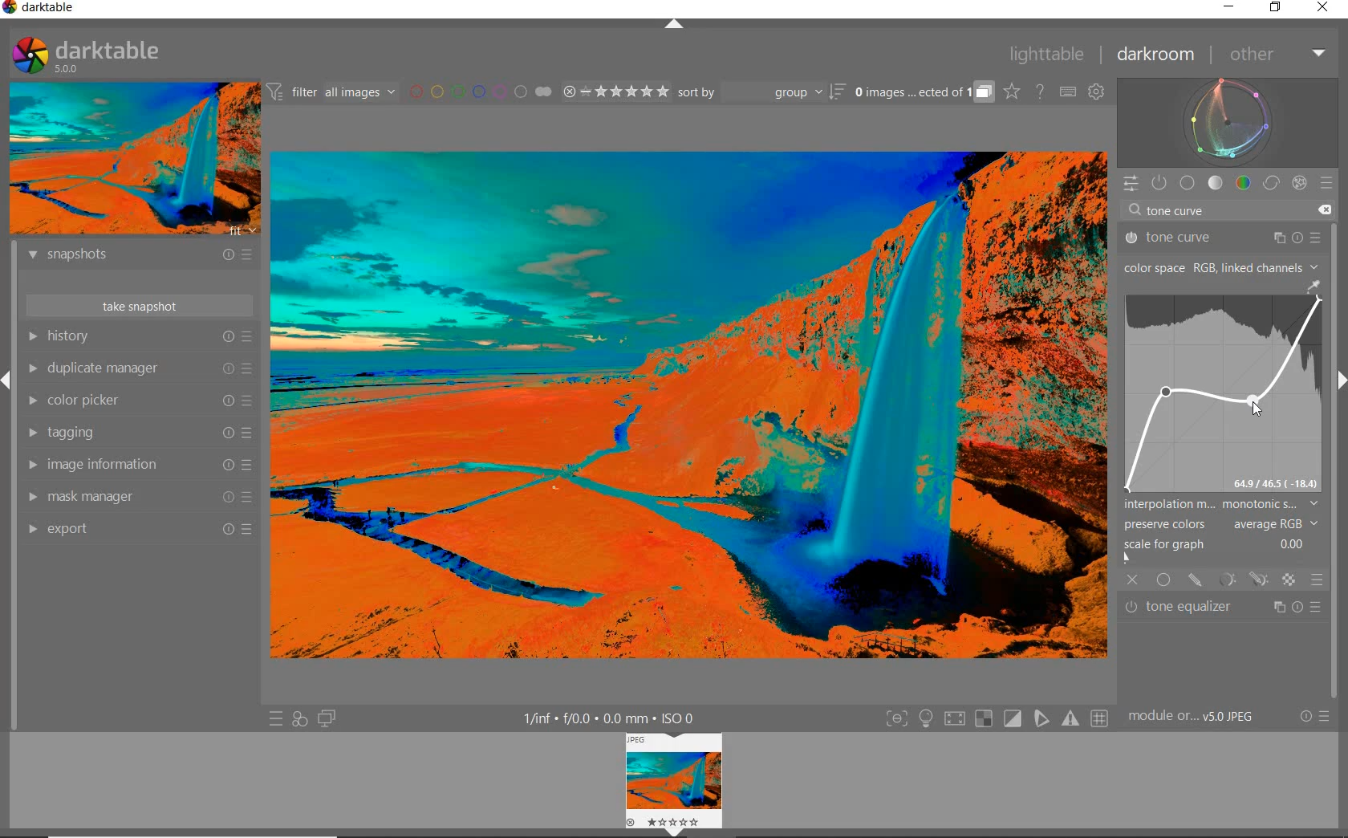 The image size is (1348, 838). I want to click on tone curve, so click(1223, 213).